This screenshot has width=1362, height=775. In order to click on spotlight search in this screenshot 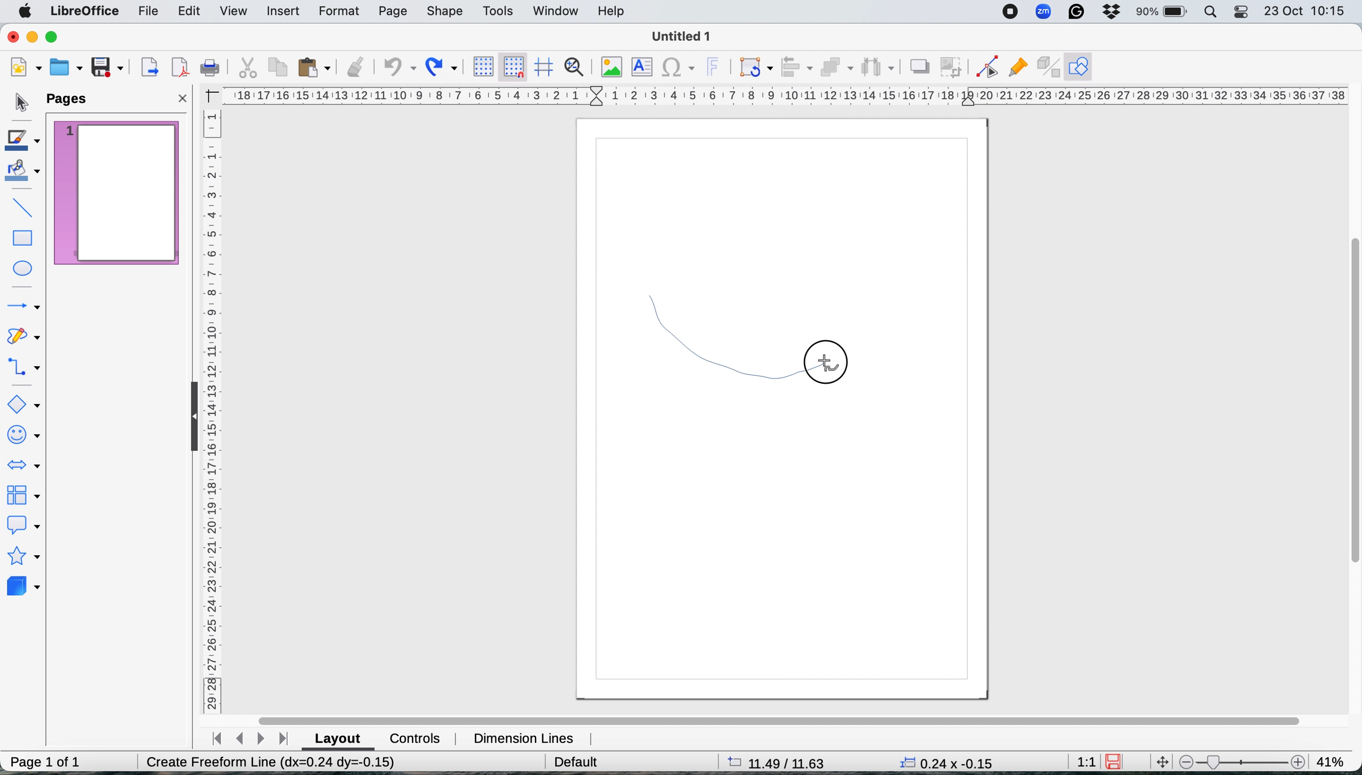, I will do `click(1213, 11)`.